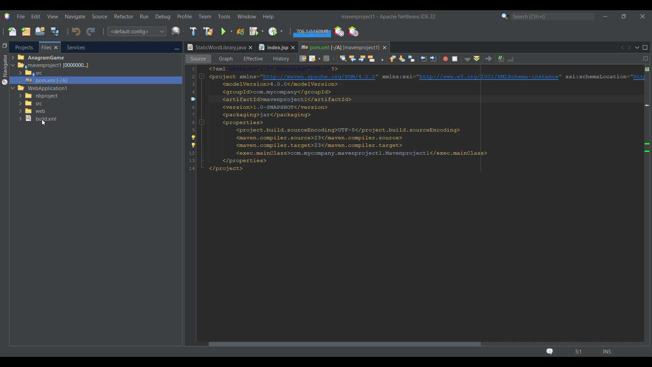 The width and height of the screenshot is (652, 367). Describe the element at coordinates (36, 16) in the screenshot. I see `Edit menu` at that location.